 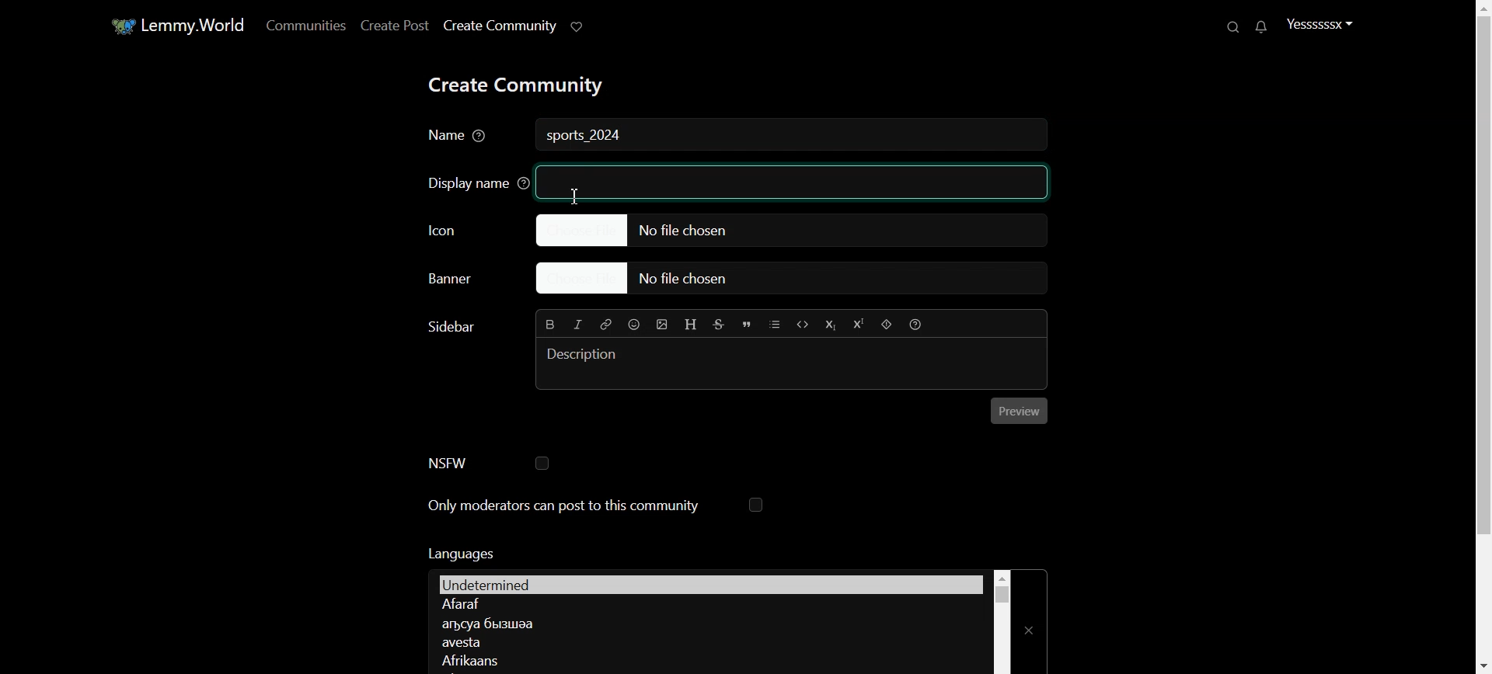 I want to click on Name, so click(x=459, y=137).